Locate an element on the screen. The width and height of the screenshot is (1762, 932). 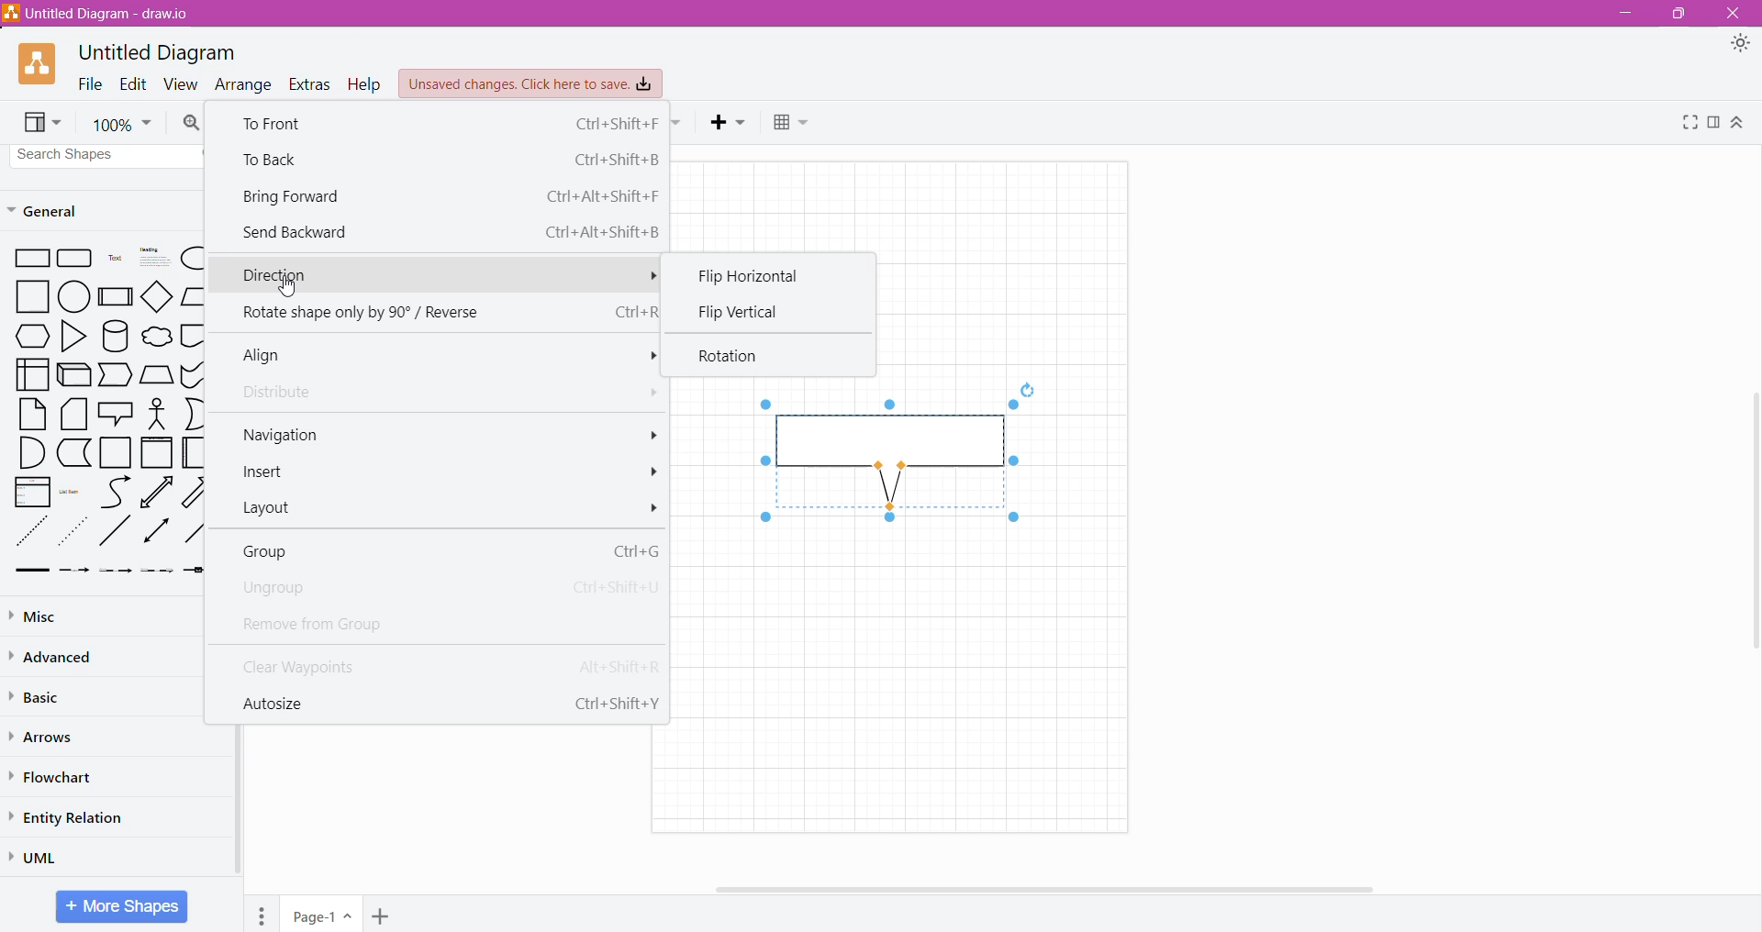
Folded Paper is located at coordinates (193, 452).